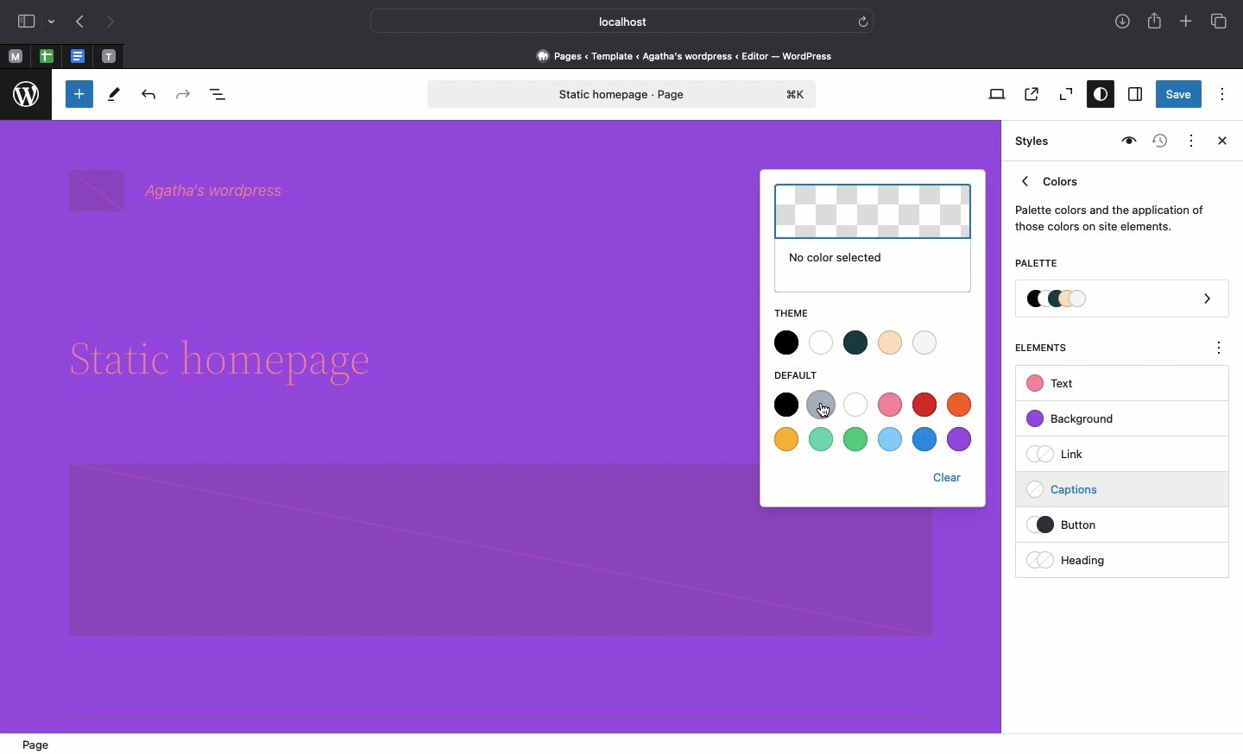 This screenshot has height=754, width=1243. I want to click on wordpress, so click(27, 95).